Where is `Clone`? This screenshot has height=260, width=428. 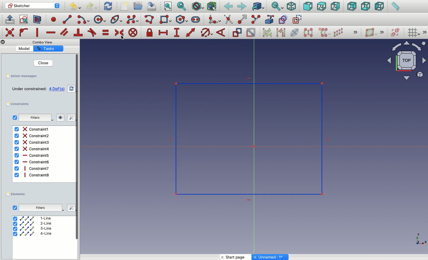 Clone is located at coordinates (324, 33).